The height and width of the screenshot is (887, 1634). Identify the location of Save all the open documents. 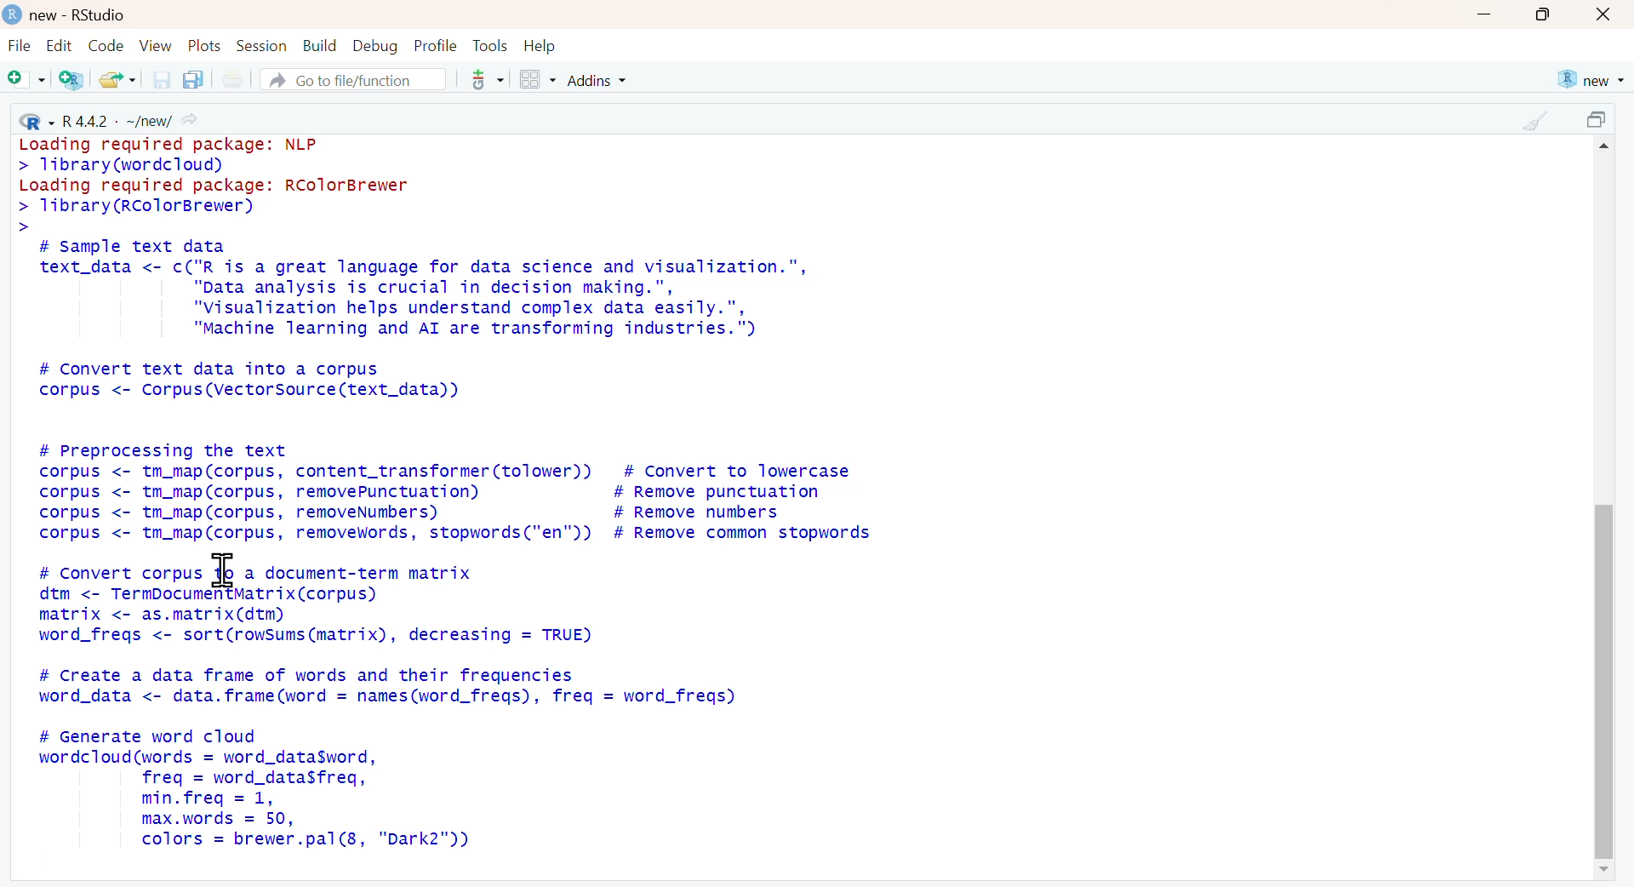
(192, 79).